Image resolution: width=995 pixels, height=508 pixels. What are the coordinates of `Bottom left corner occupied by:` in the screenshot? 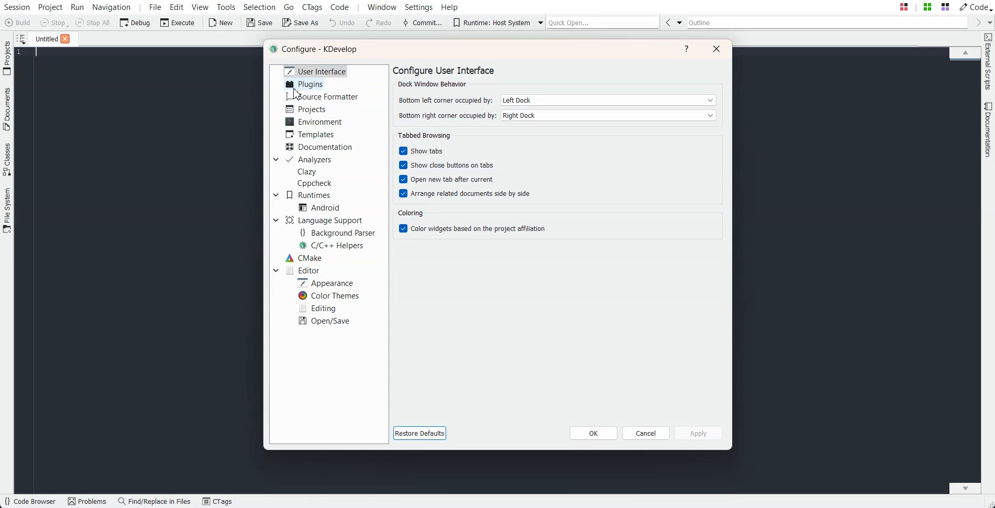 It's located at (445, 100).